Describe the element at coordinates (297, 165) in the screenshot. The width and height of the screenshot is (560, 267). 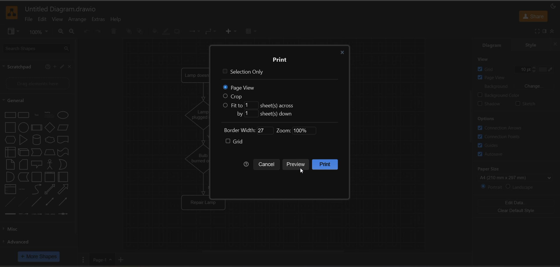
I see `preview` at that location.